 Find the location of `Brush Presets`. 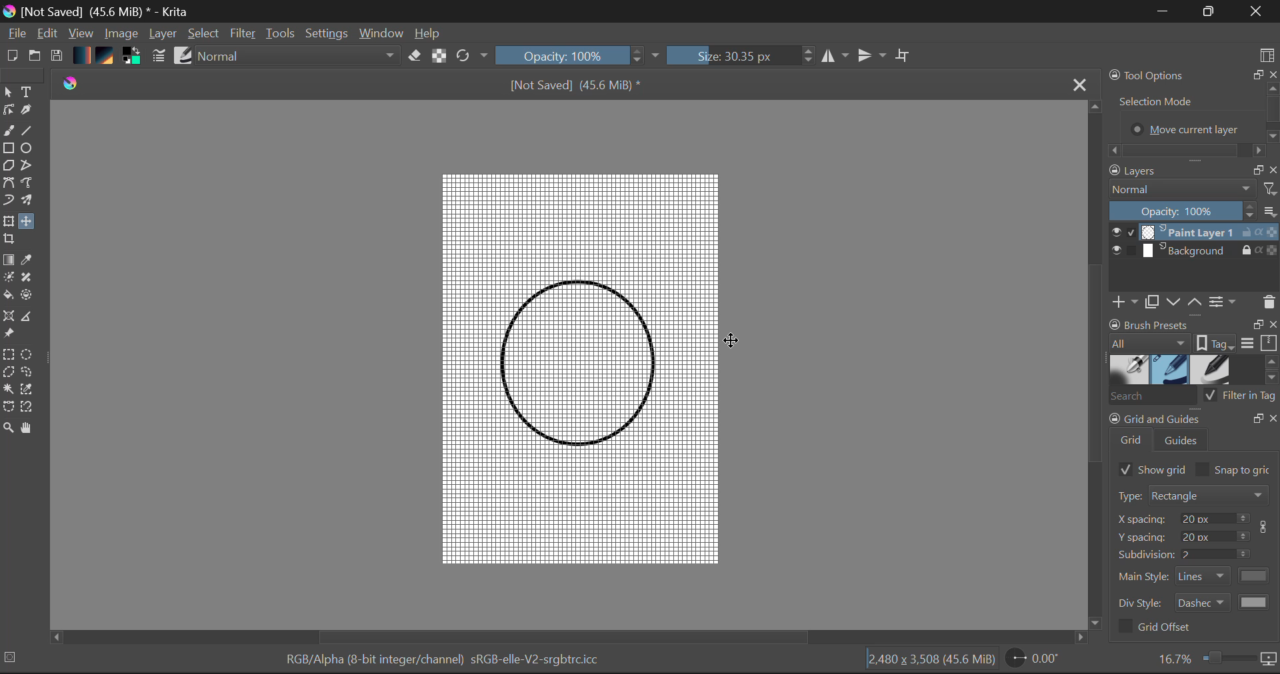

Brush Presets is located at coordinates (1193, 370).